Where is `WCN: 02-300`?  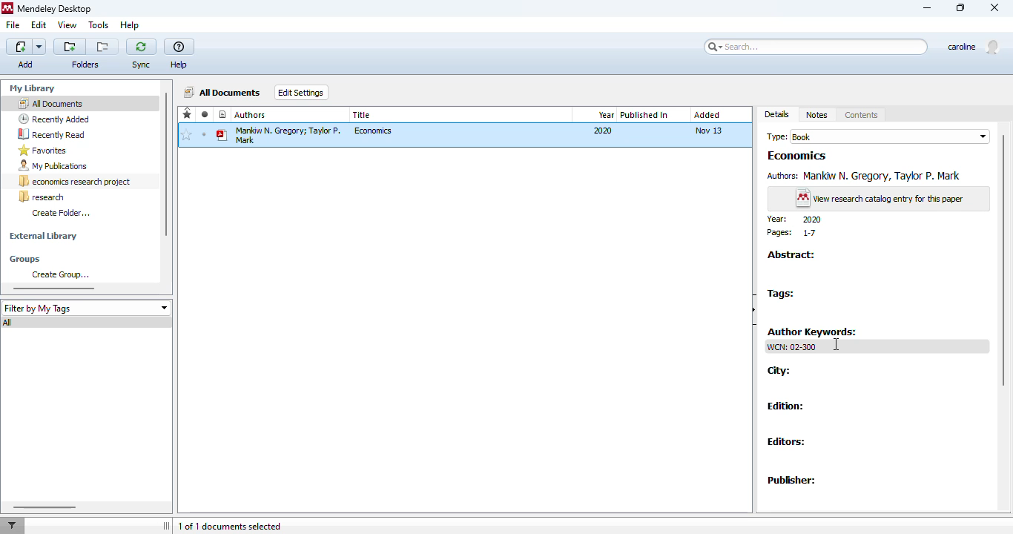
WCN: 02-300 is located at coordinates (793, 346).